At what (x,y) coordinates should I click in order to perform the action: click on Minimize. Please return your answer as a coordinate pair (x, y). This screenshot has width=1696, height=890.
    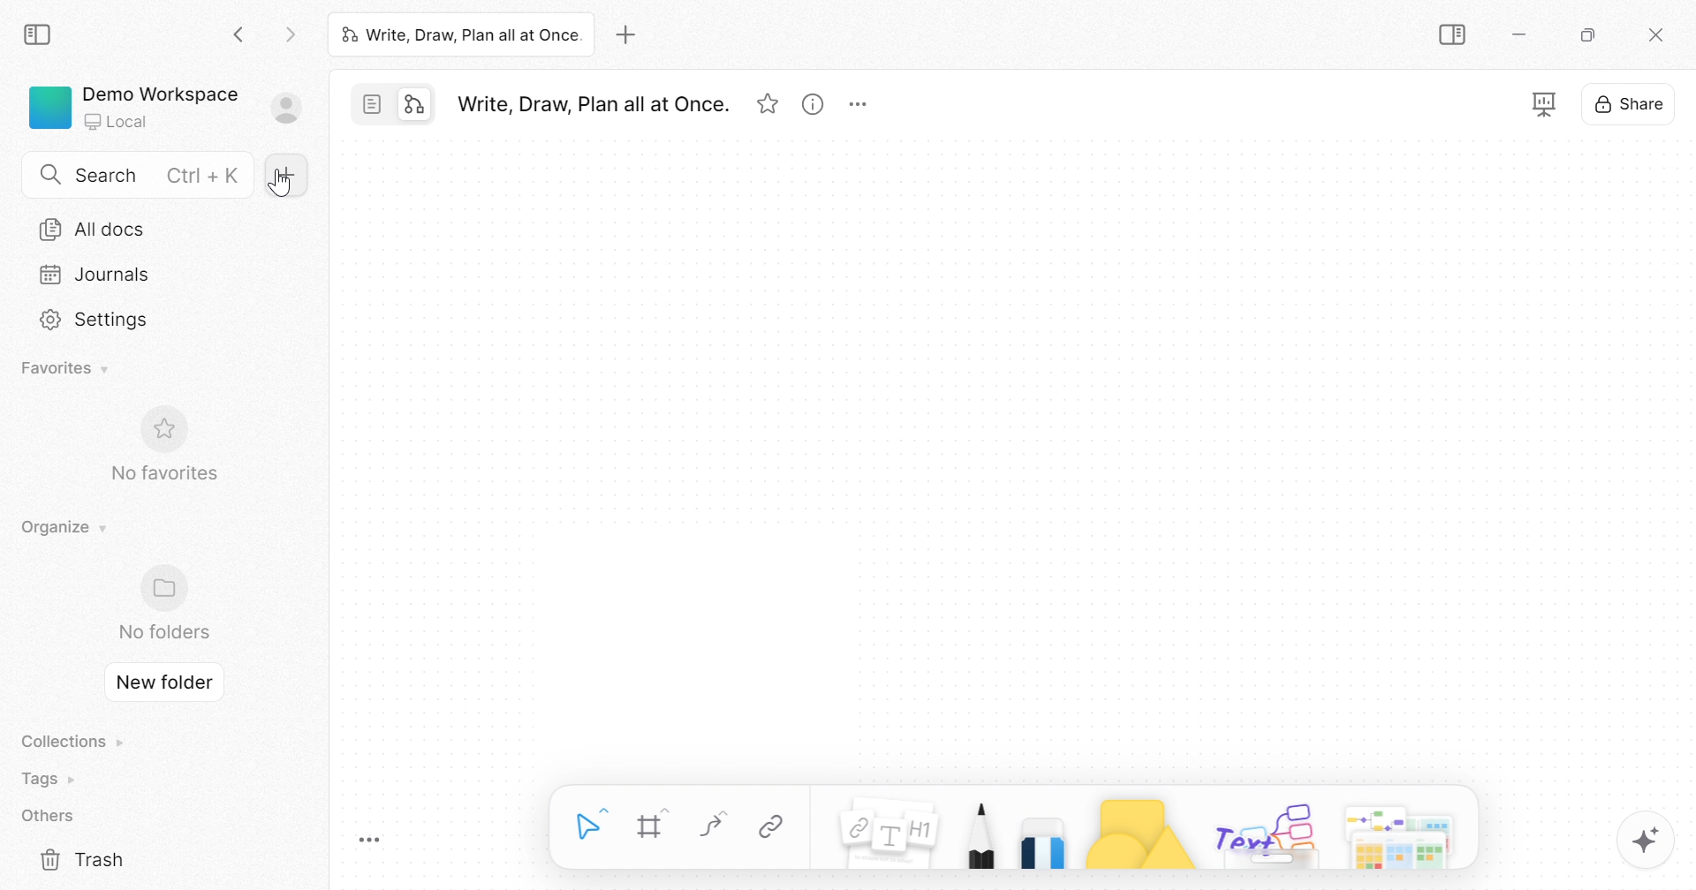
    Looking at the image, I should click on (1522, 38).